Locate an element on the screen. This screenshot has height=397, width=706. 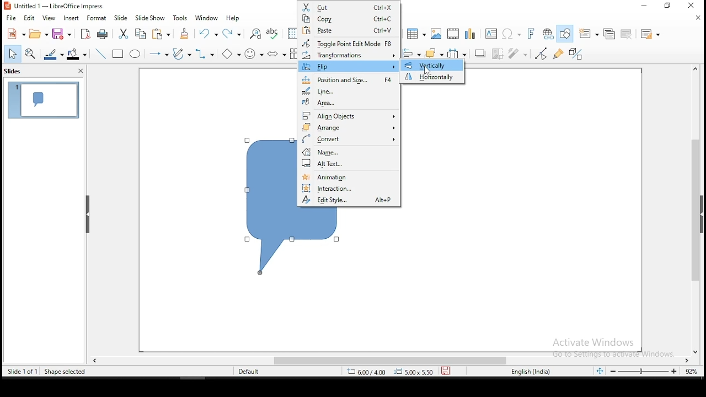
open is located at coordinates (38, 34).